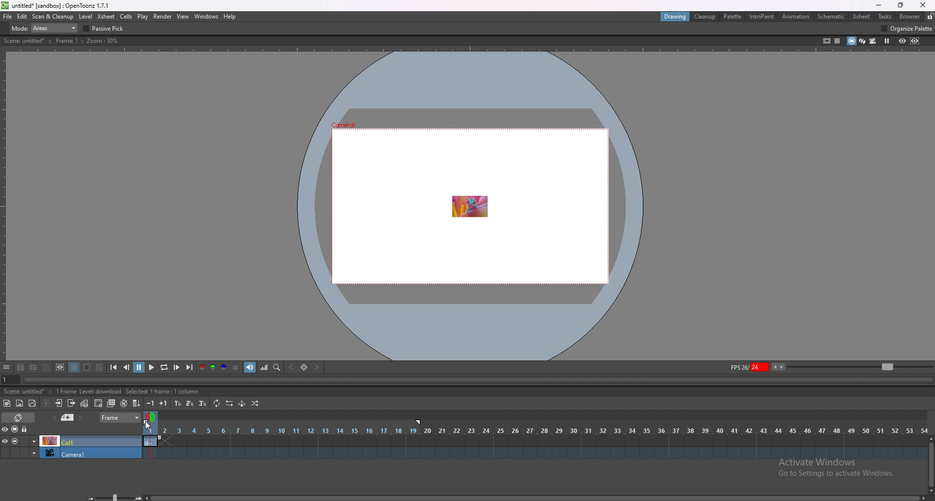 The height and width of the screenshot is (501, 935). What do you see at coordinates (255, 404) in the screenshot?
I see `random` at bounding box center [255, 404].